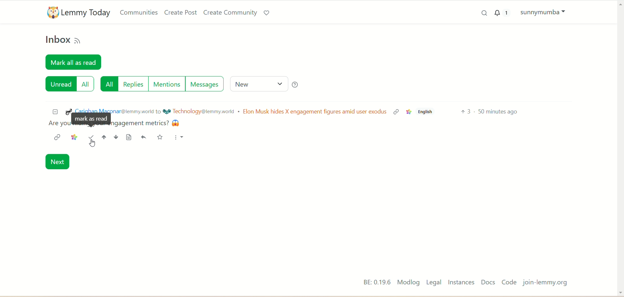 This screenshot has width=624, height=297. What do you see at coordinates (75, 62) in the screenshot?
I see `mark all as read` at bounding box center [75, 62].